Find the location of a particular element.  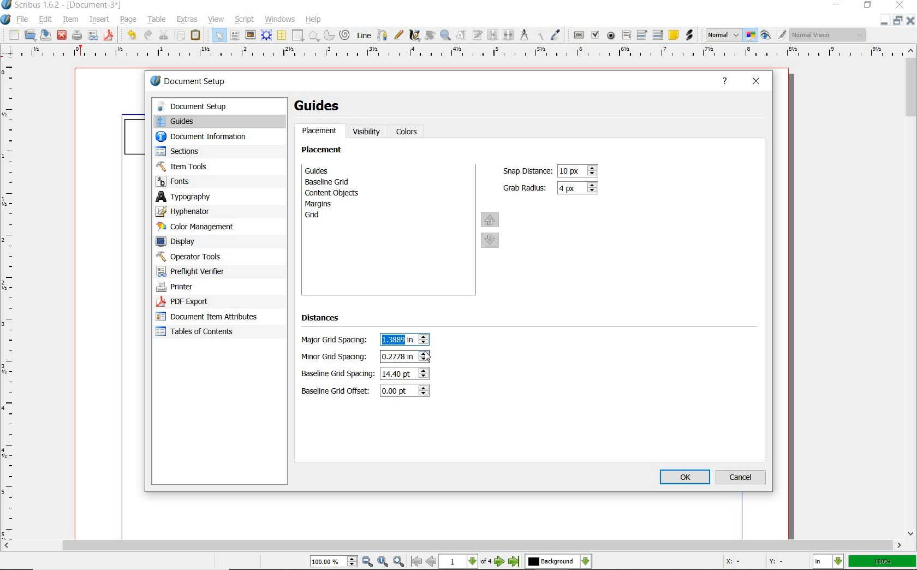

paste is located at coordinates (198, 36).